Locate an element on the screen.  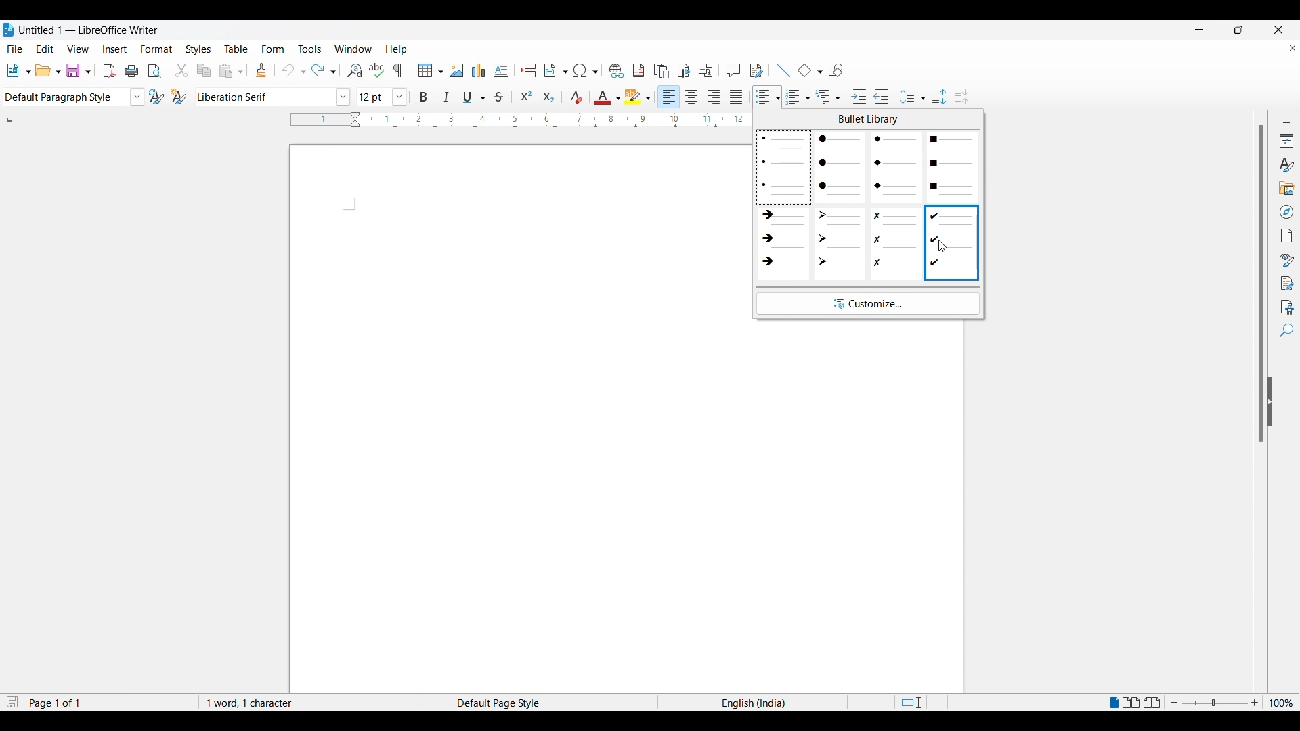
print is located at coordinates (133, 70).